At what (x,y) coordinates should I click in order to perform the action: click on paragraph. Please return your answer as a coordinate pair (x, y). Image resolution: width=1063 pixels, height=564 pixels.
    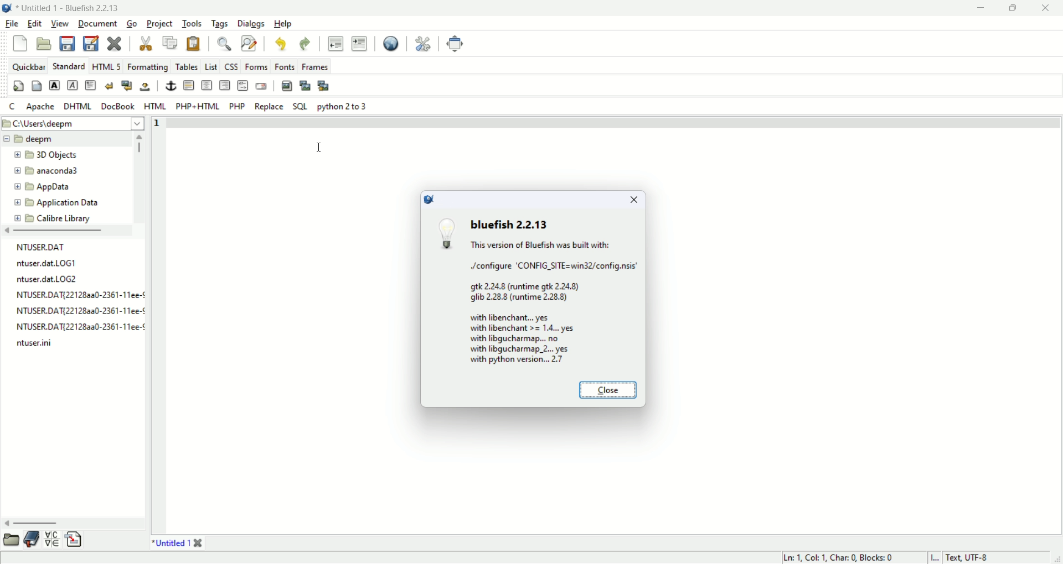
    Looking at the image, I should click on (90, 86).